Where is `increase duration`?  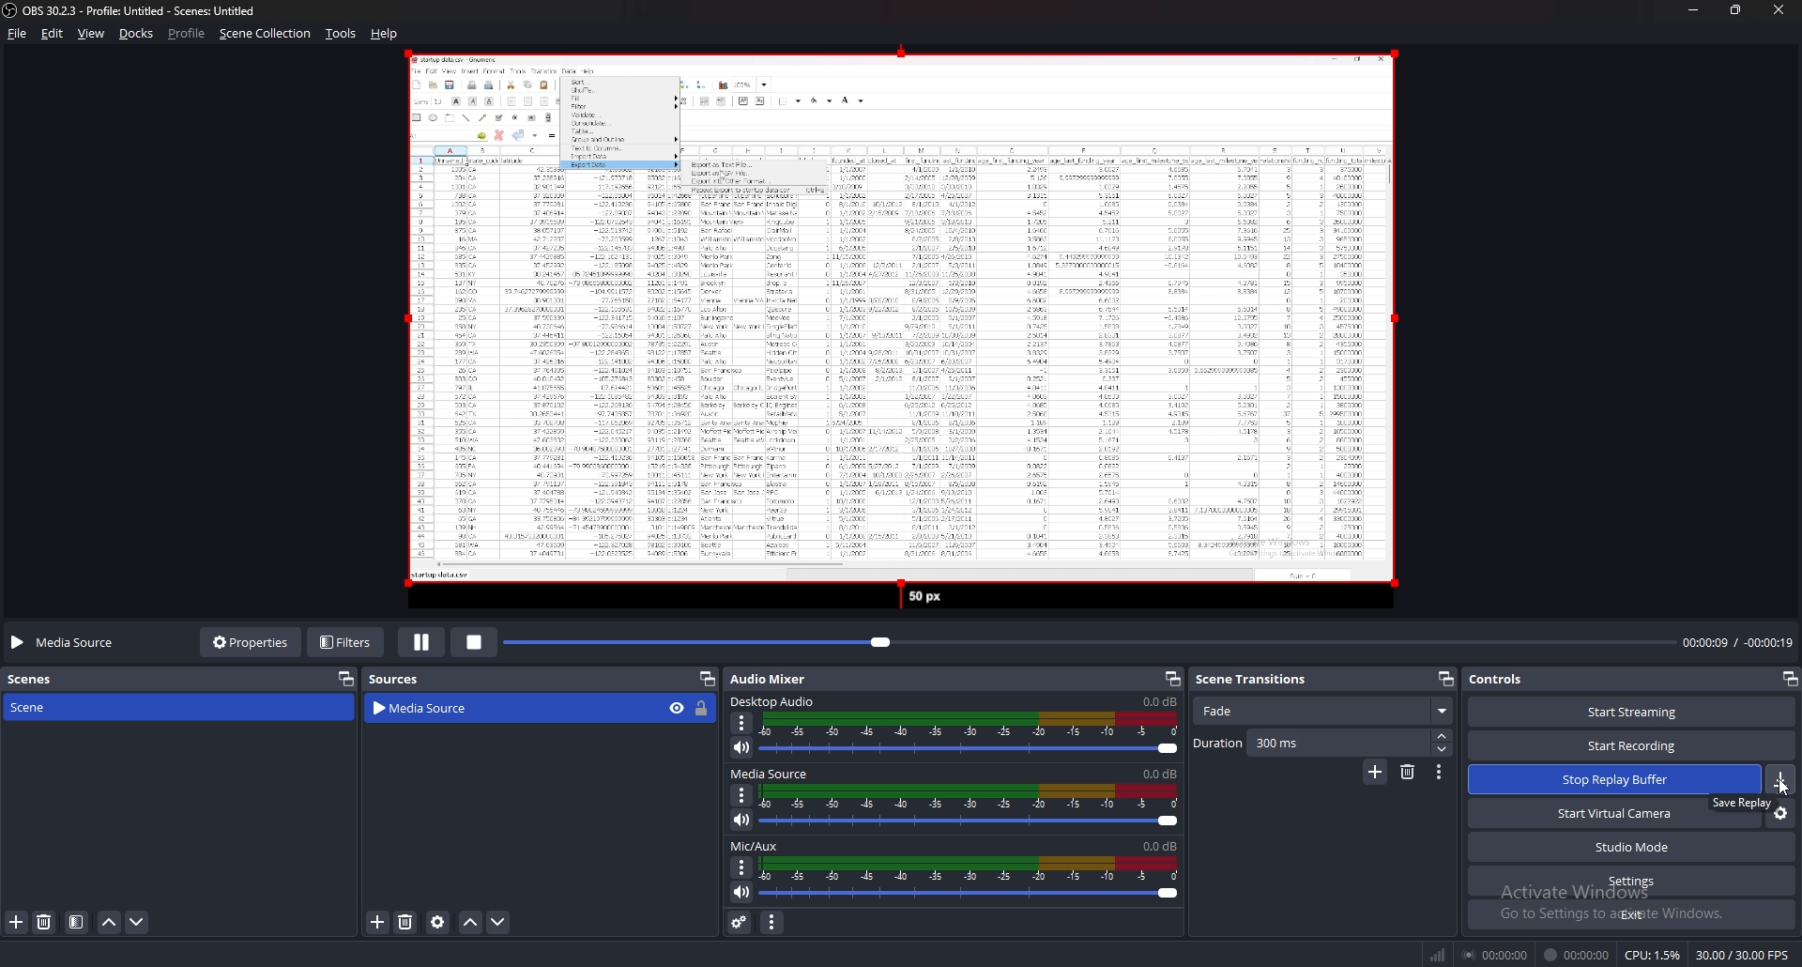 increase duration is located at coordinates (1444, 736).